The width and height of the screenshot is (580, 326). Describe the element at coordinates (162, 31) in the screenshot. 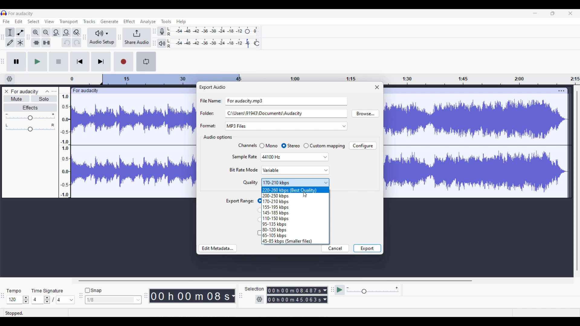

I see `Record meter` at that location.